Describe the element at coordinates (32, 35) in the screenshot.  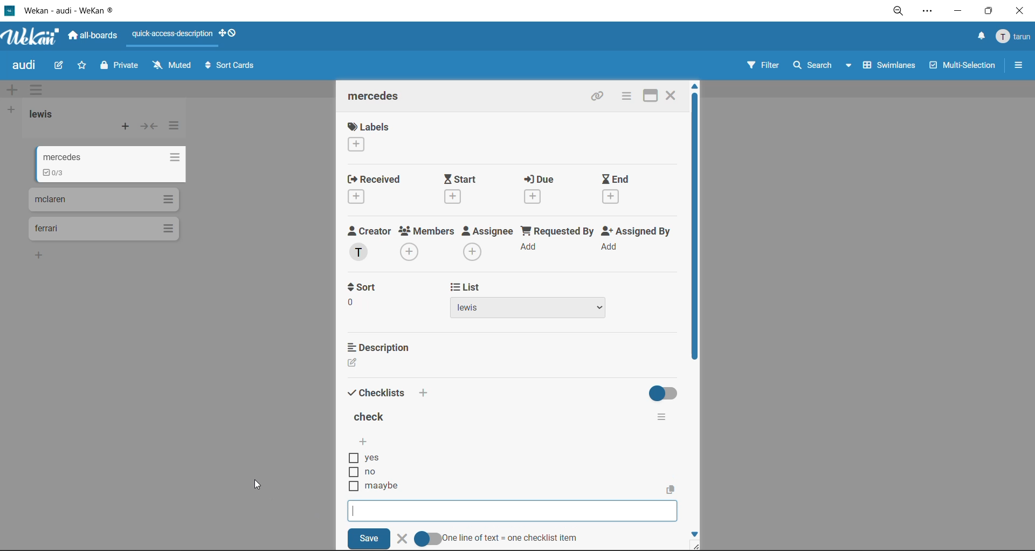
I see `app logo` at that location.